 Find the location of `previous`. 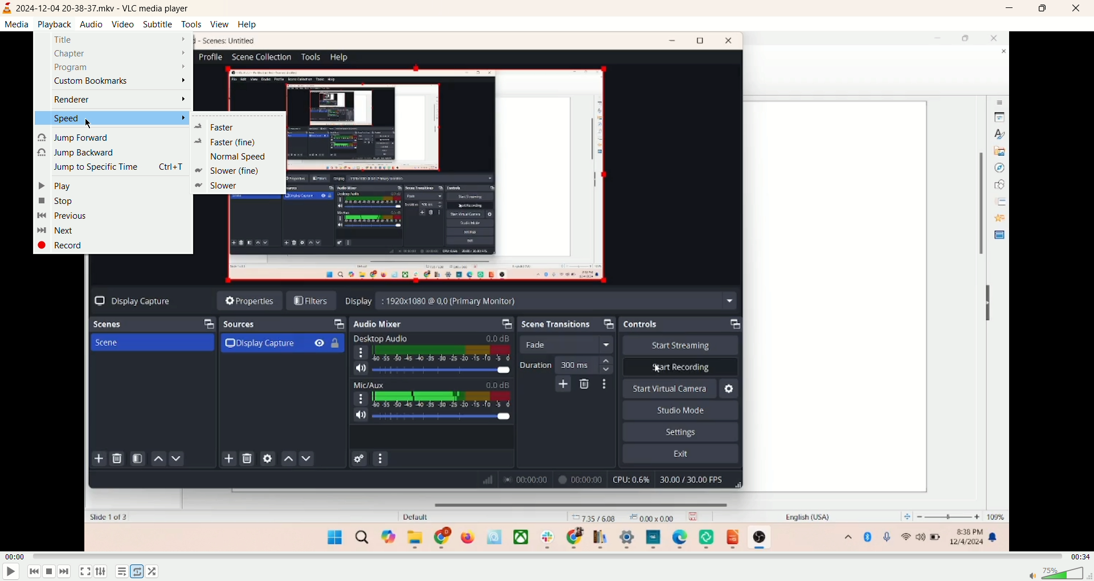

previous is located at coordinates (34, 574).